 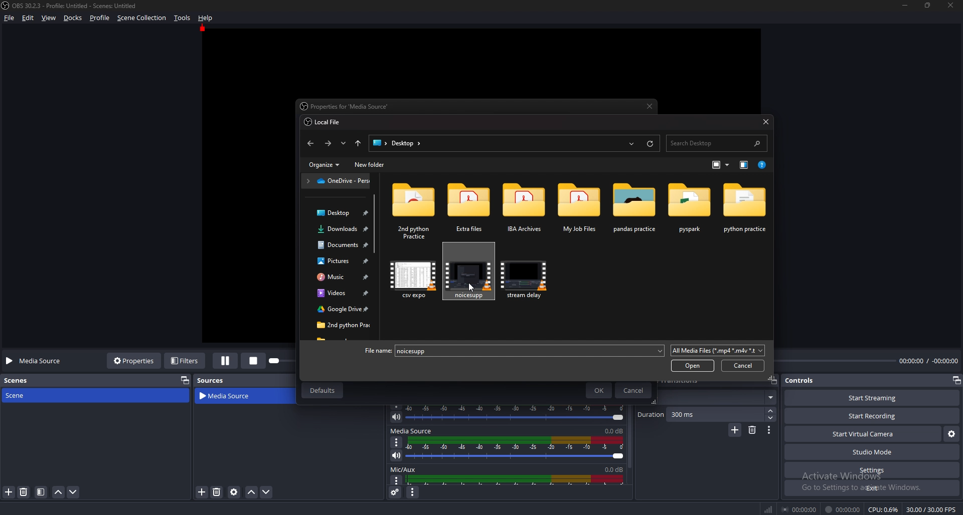 What do you see at coordinates (340, 325) in the screenshot?
I see `folder` at bounding box center [340, 325].